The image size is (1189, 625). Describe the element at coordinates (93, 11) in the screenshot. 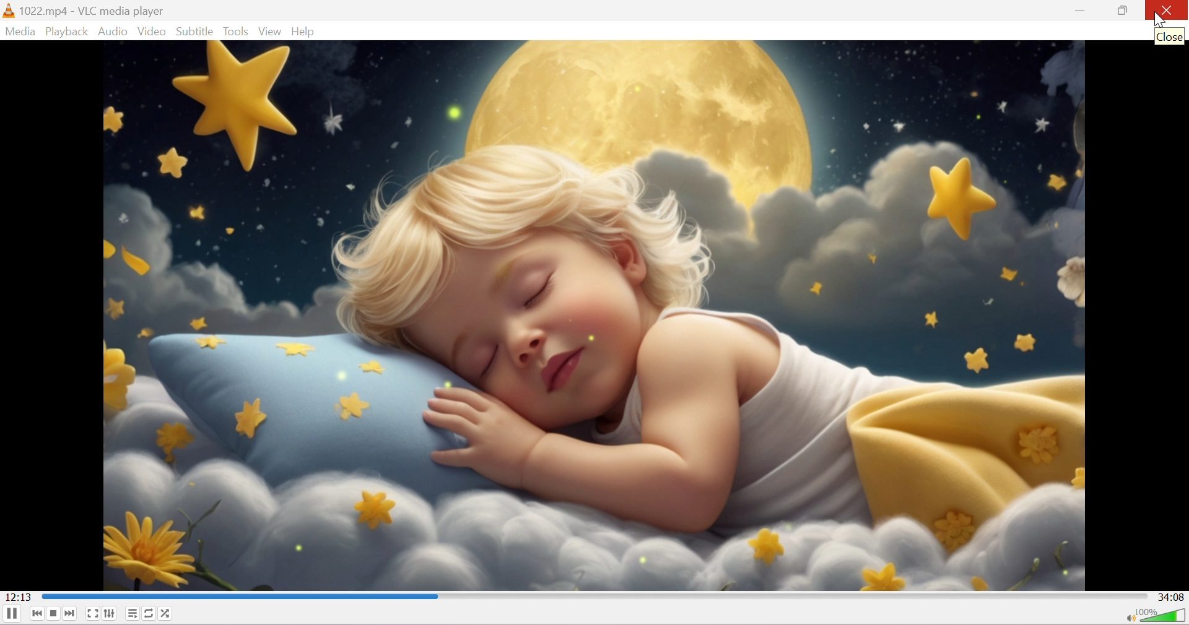

I see `1022.mp4 - VLC media player` at that location.